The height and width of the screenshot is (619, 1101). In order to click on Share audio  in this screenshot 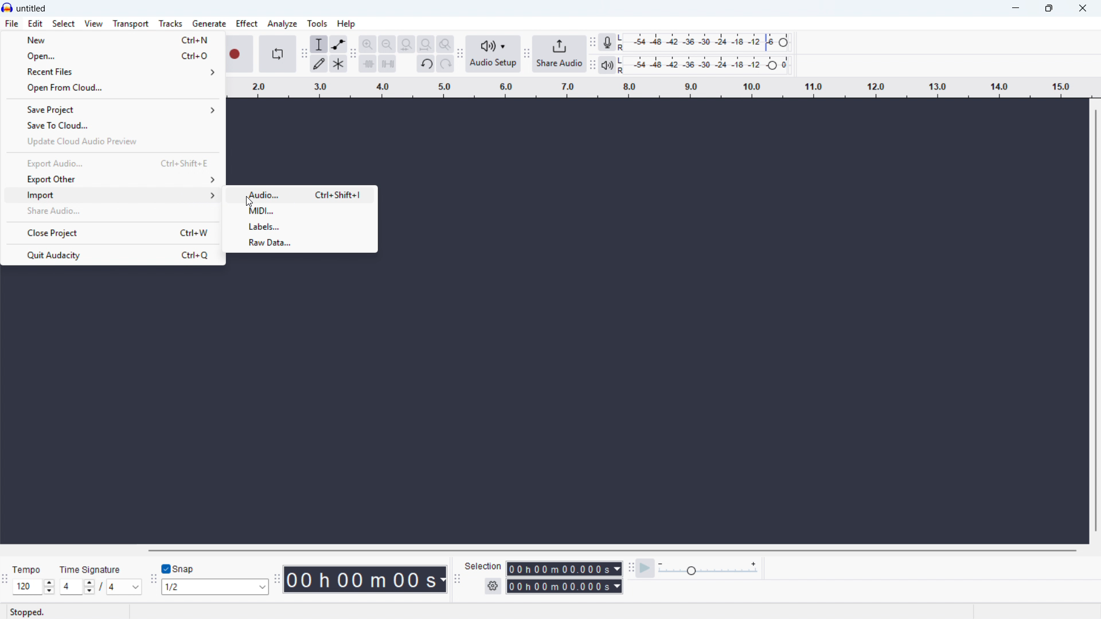, I will do `click(560, 54)`.